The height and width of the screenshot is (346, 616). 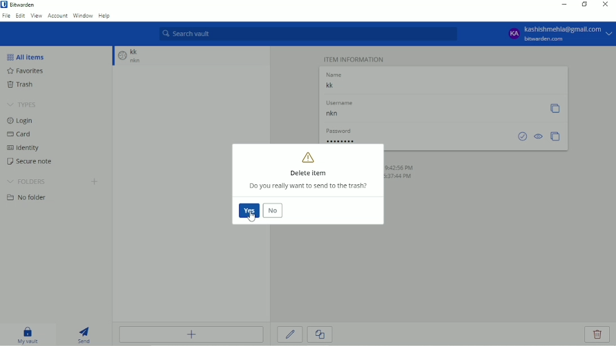 What do you see at coordinates (610, 34) in the screenshot?
I see `more` at bounding box center [610, 34].